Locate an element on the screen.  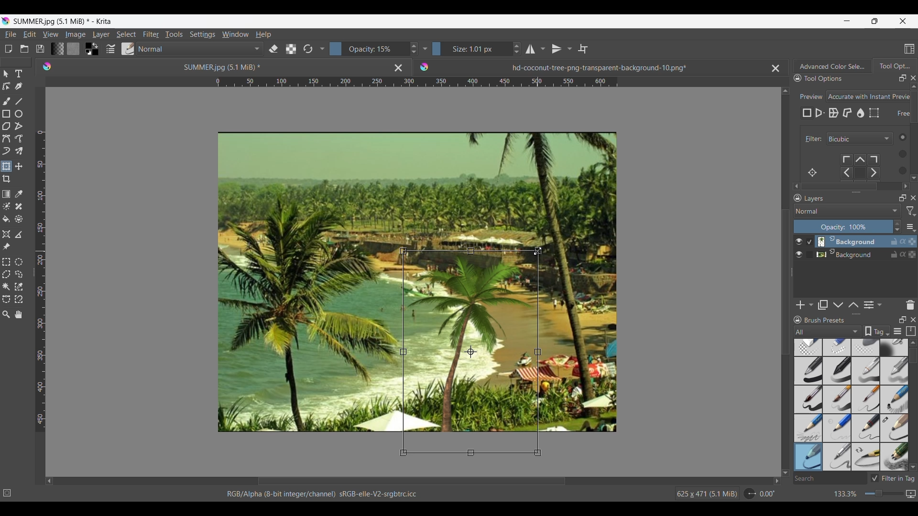
Consolidated toolbar is located at coordinates (322, 49).